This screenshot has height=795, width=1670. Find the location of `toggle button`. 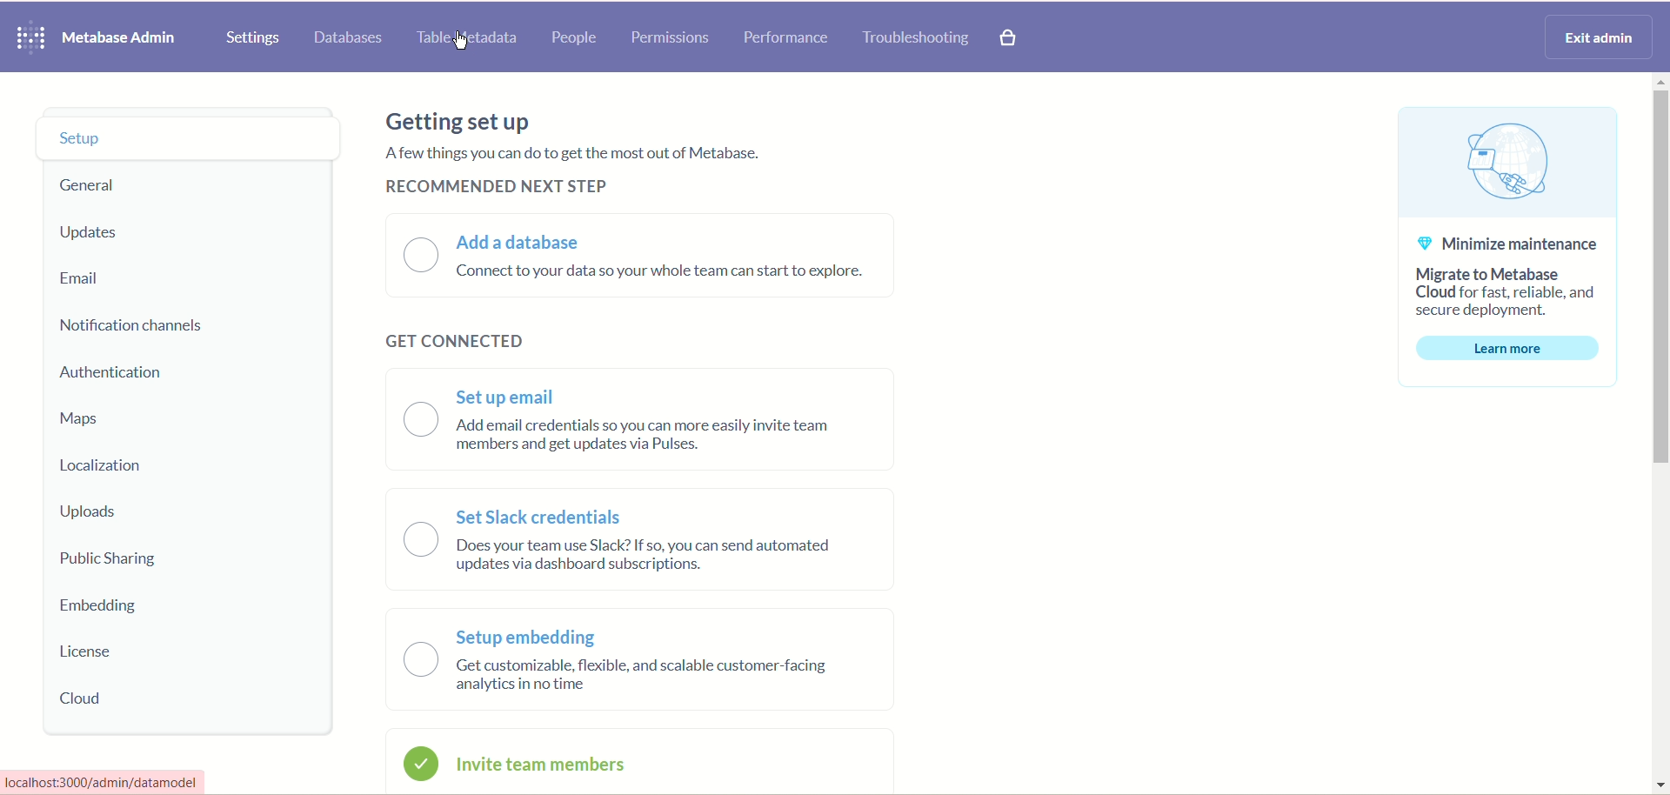

toggle button is located at coordinates (419, 584).